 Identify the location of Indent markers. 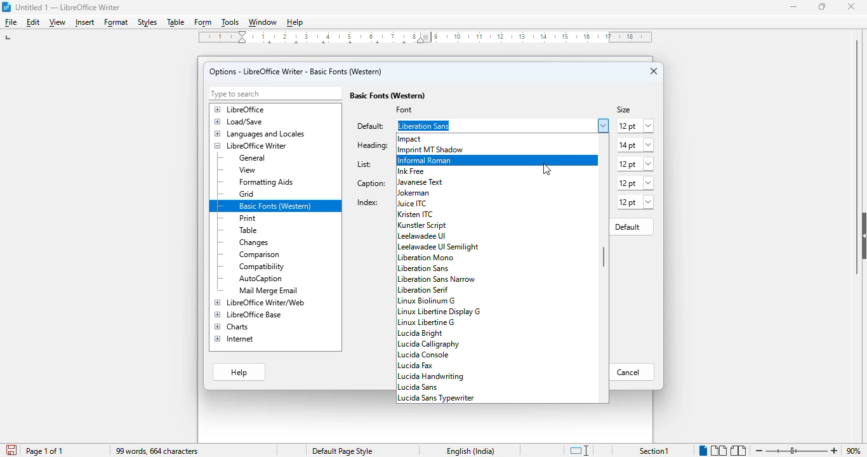
(242, 37).